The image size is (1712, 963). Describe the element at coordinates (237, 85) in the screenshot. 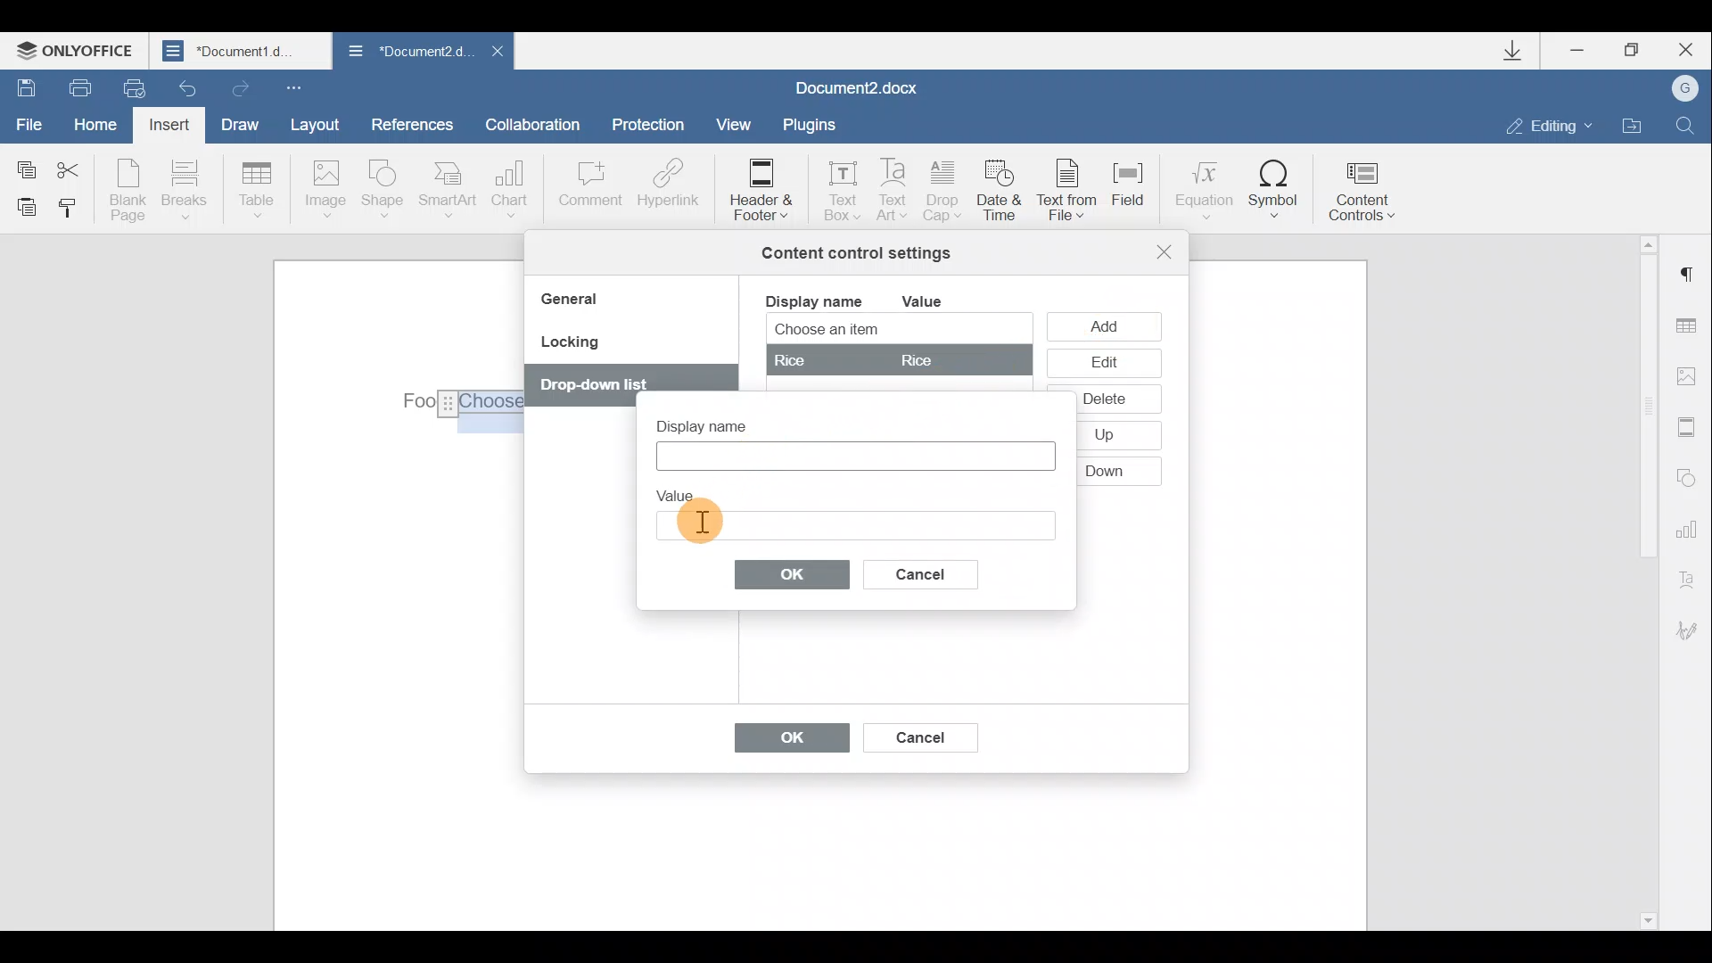

I see `Redo` at that location.